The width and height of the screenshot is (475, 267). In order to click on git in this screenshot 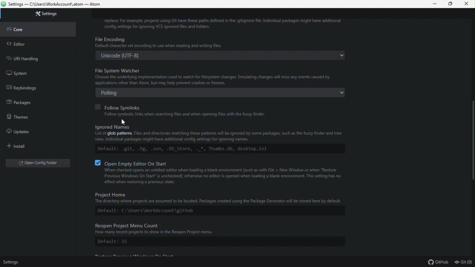, I will do `click(464, 263)`.